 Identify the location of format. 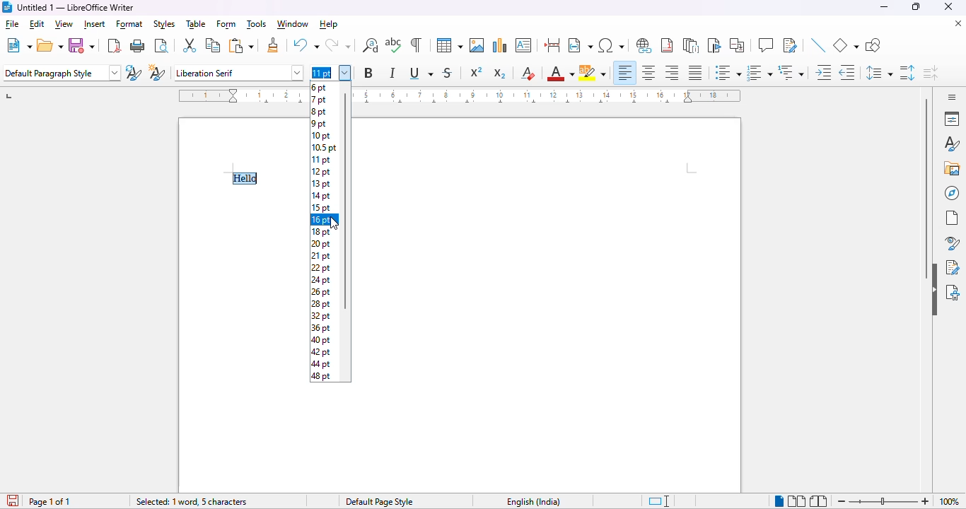
(130, 24).